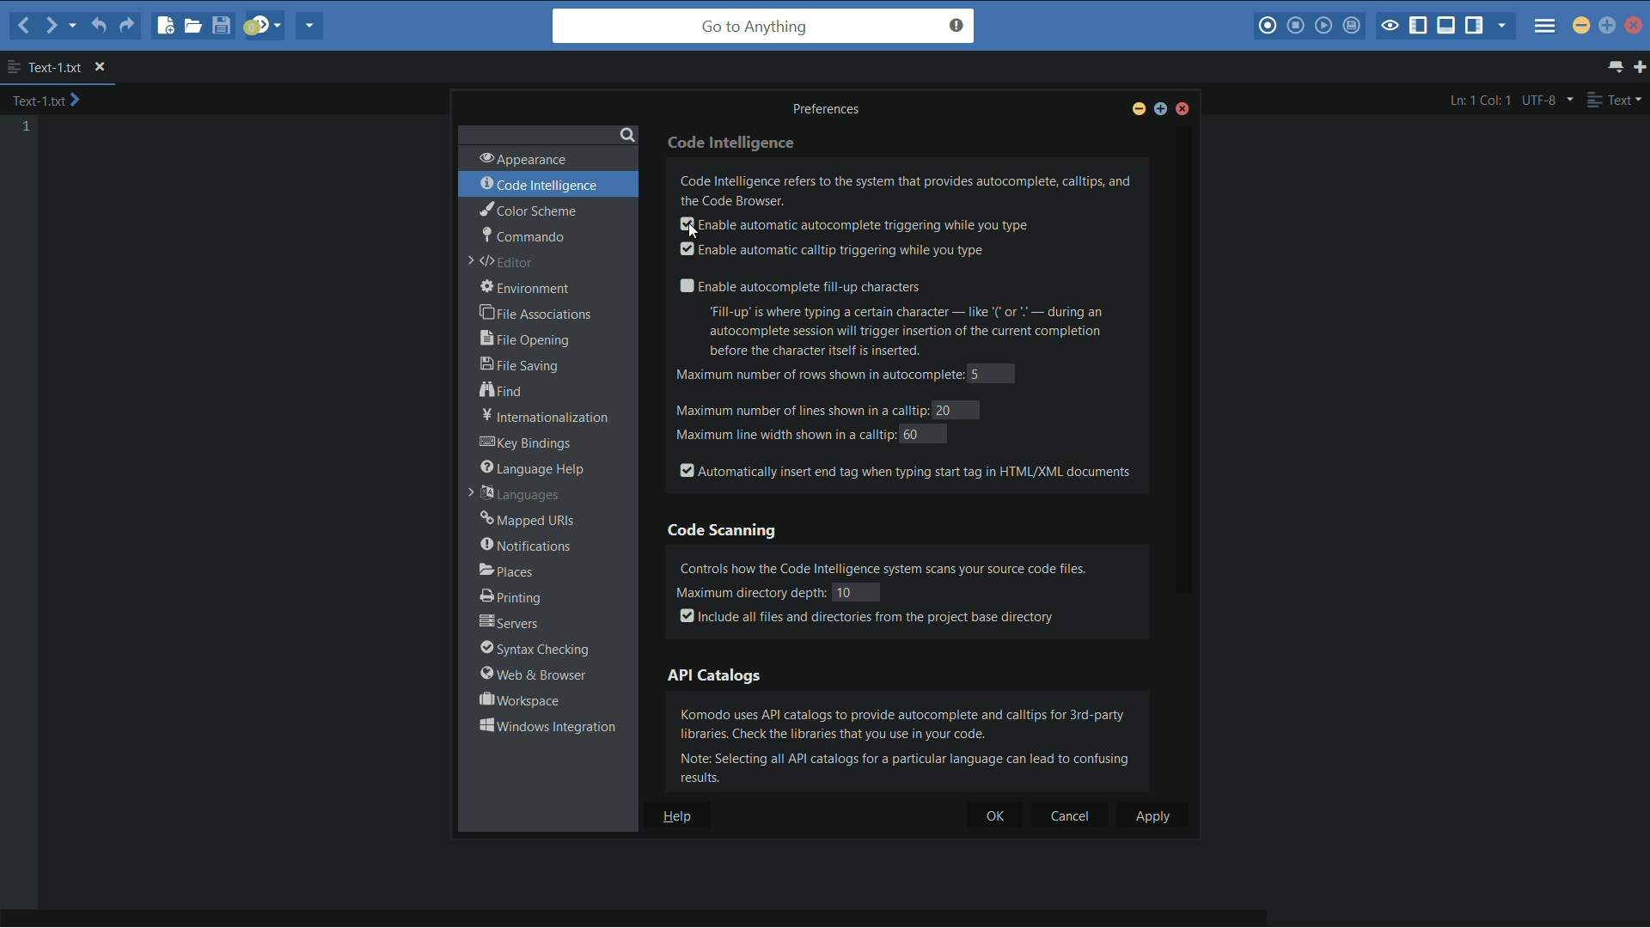 This screenshot has height=928, width=1650. I want to click on maximum line width shown in a calltip:, so click(783, 435).